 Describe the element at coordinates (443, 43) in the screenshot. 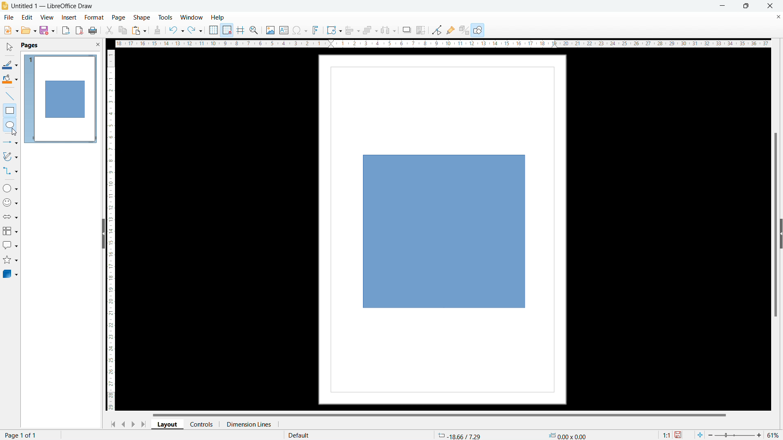

I see `horizontal ruler` at that location.